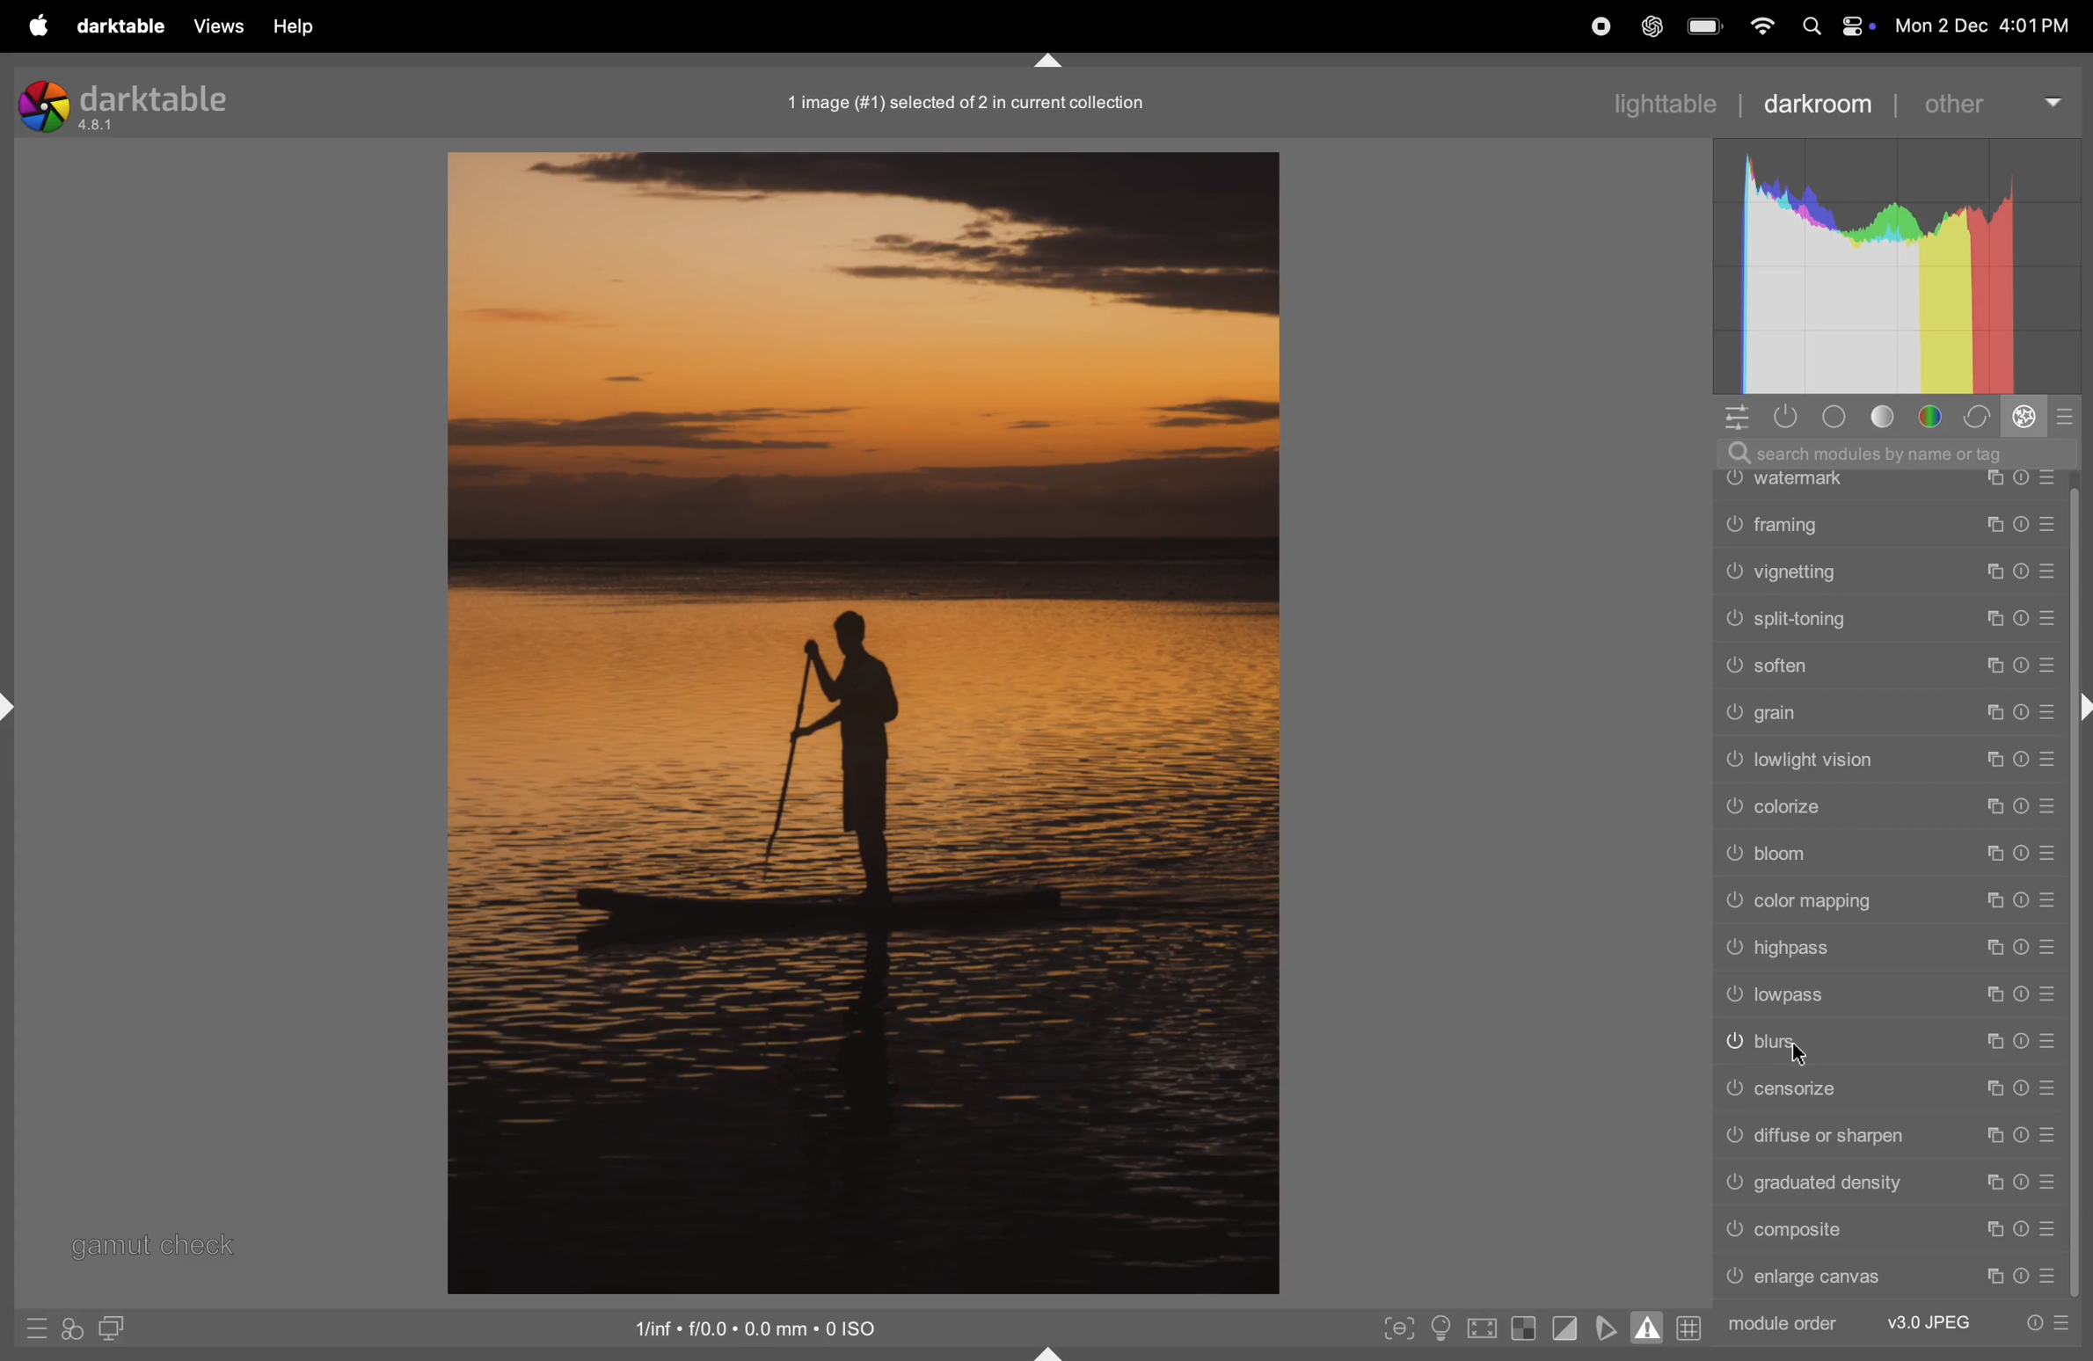  I want to click on v3 jpeg, so click(1928, 1323).